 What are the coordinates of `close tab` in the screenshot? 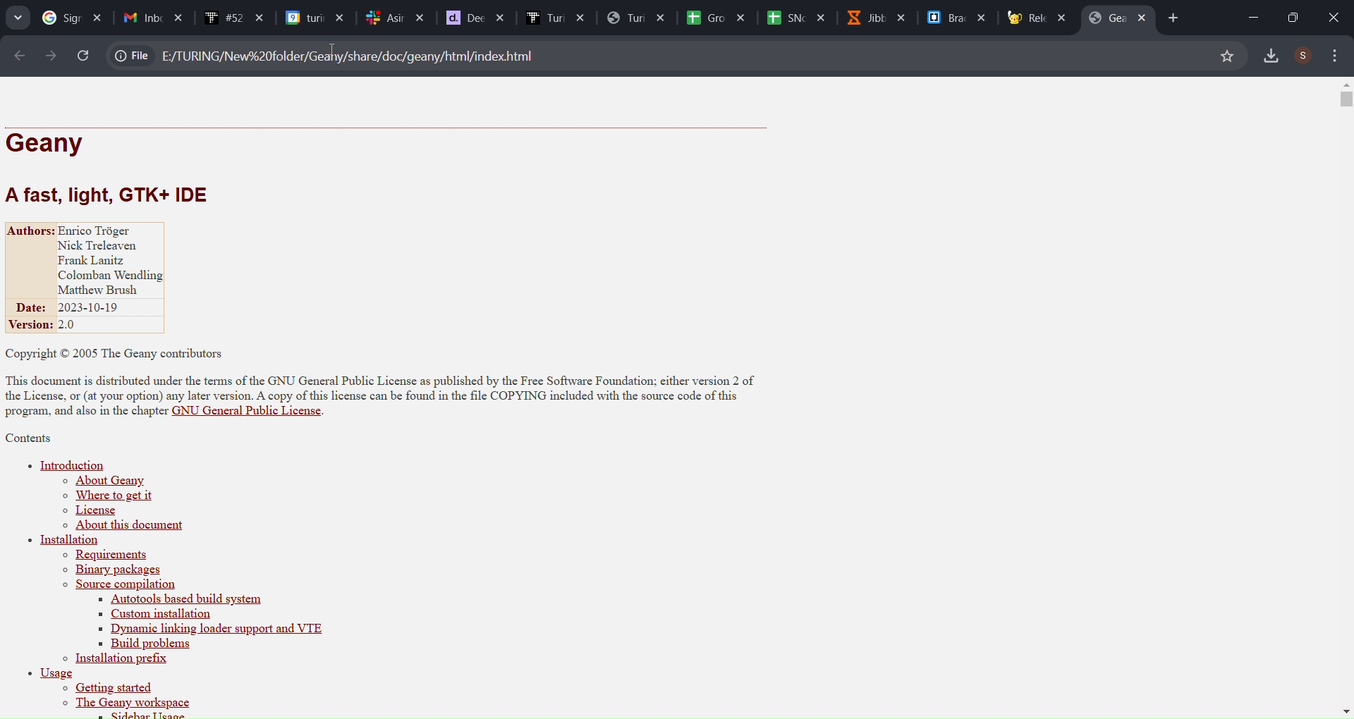 It's located at (1146, 18).